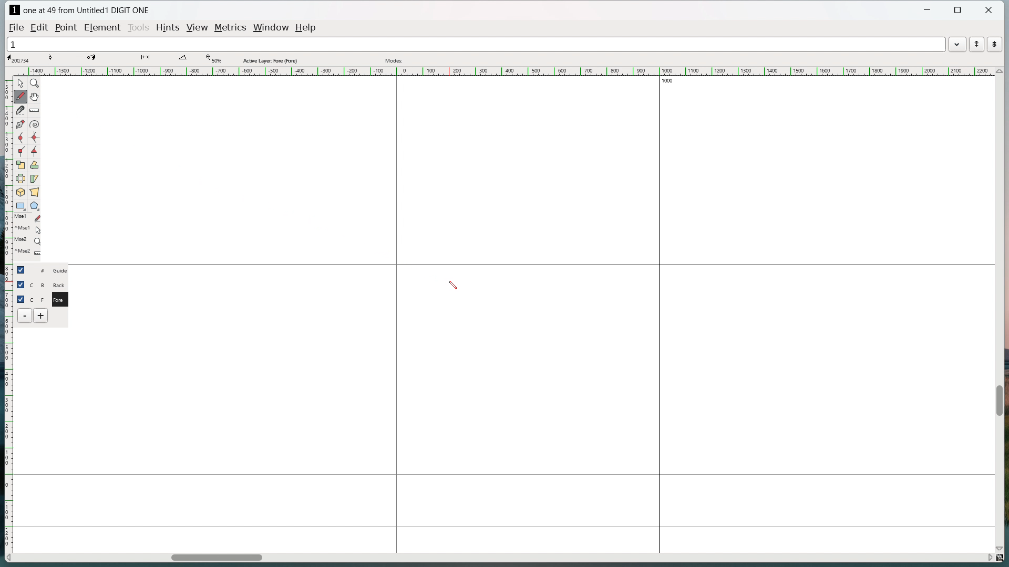 This screenshot has width=1009, height=567. I want to click on checkbox, so click(21, 298).